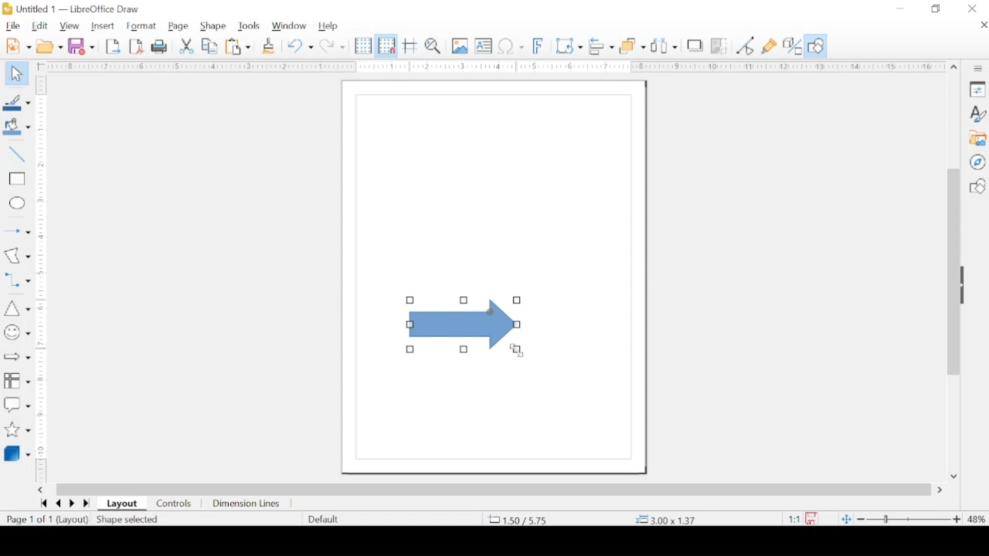 The image size is (989, 556). What do you see at coordinates (745, 46) in the screenshot?
I see `toggle point edit mode` at bounding box center [745, 46].